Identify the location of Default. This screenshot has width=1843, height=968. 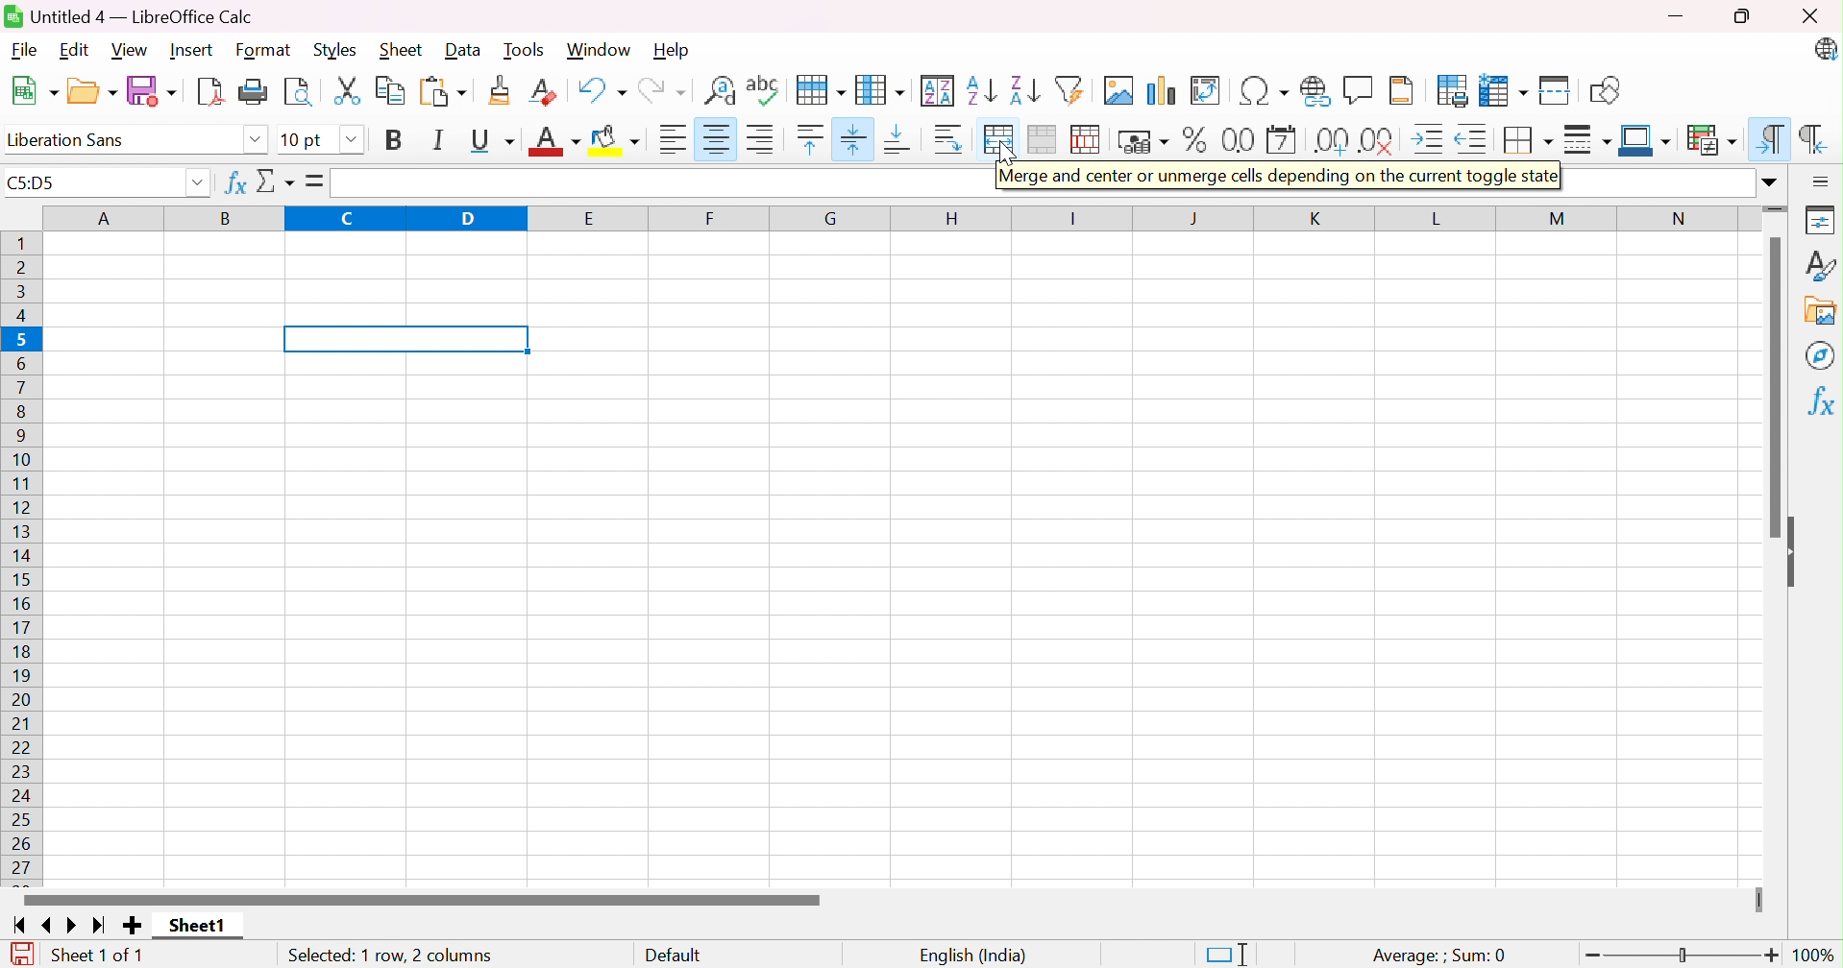
(676, 953).